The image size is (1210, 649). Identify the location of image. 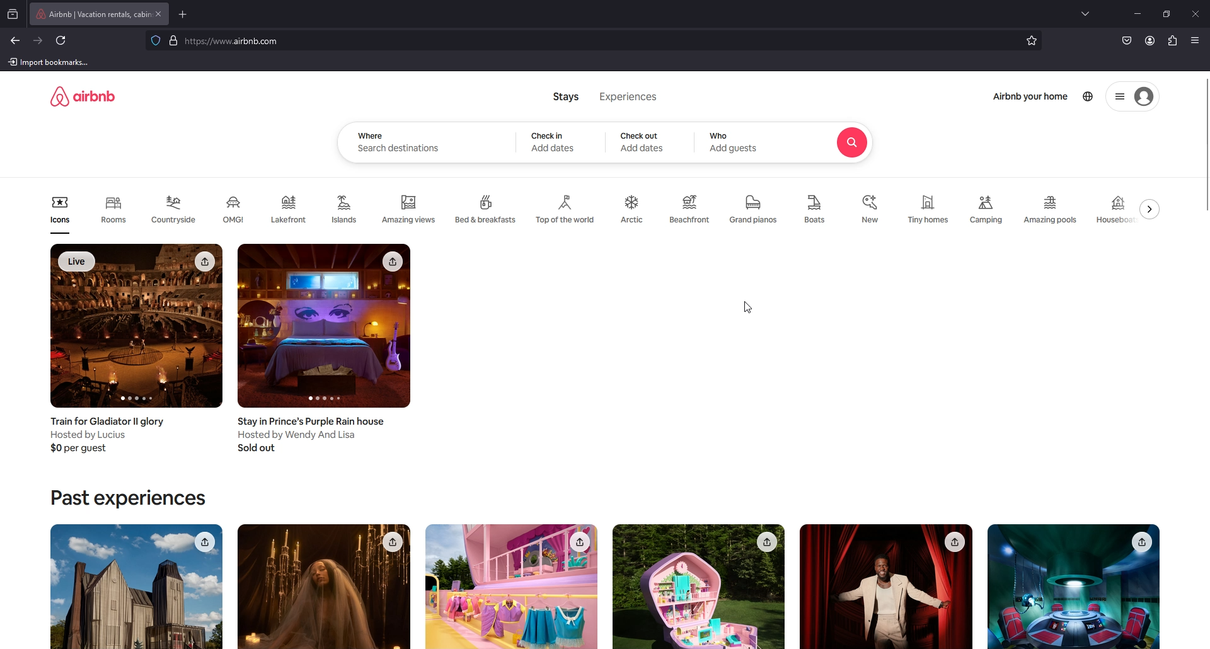
(325, 327).